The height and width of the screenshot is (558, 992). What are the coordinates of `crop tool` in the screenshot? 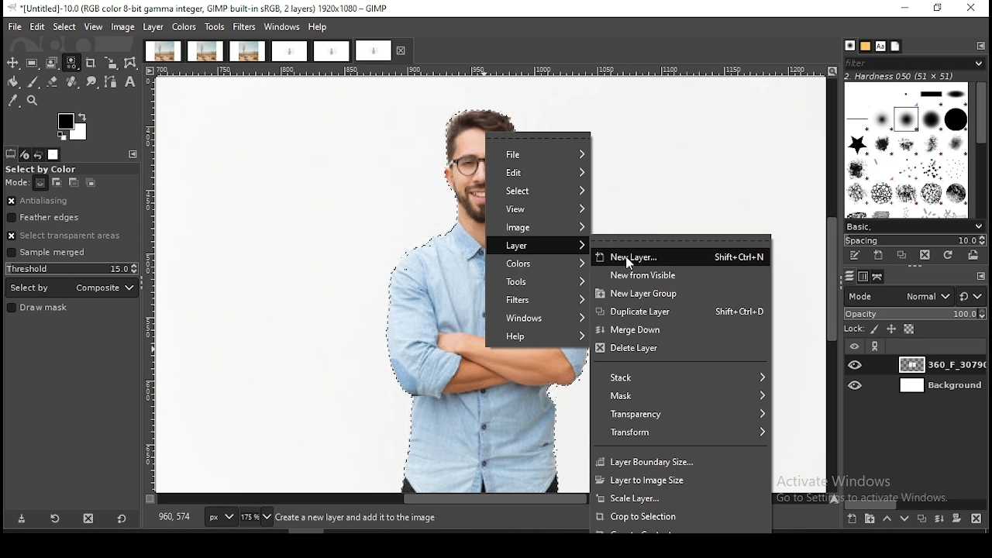 It's located at (91, 64).